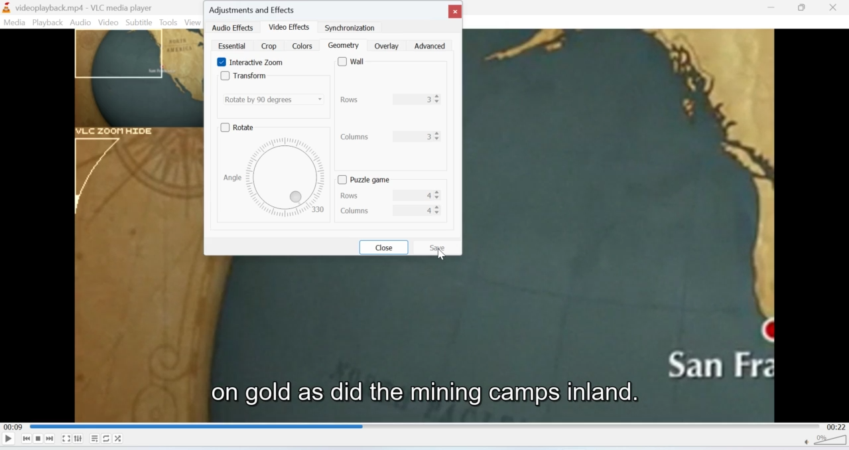 This screenshot has height=450, width=849. Describe the element at coordinates (369, 180) in the screenshot. I see `puzzle game` at that location.